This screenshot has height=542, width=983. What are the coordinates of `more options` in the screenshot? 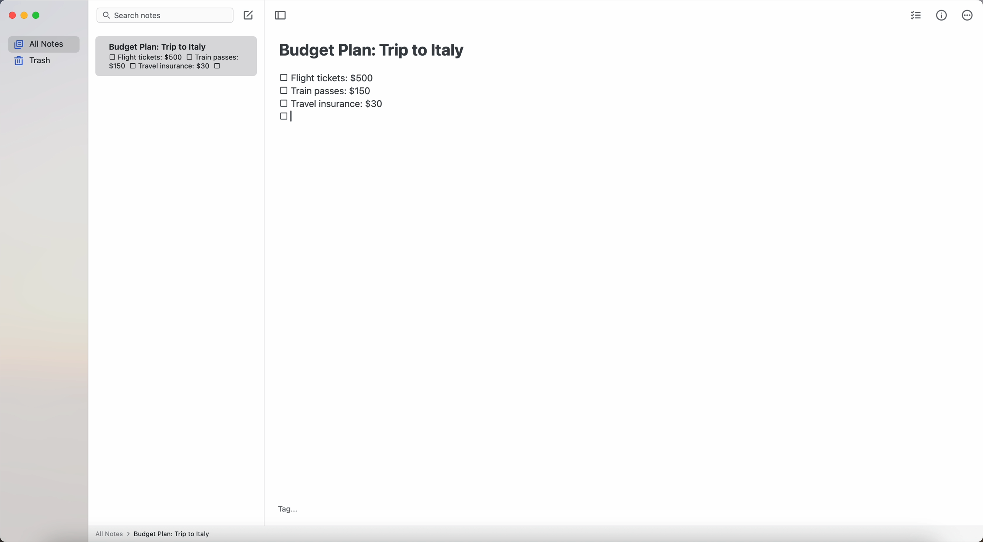 It's located at (968, 15).